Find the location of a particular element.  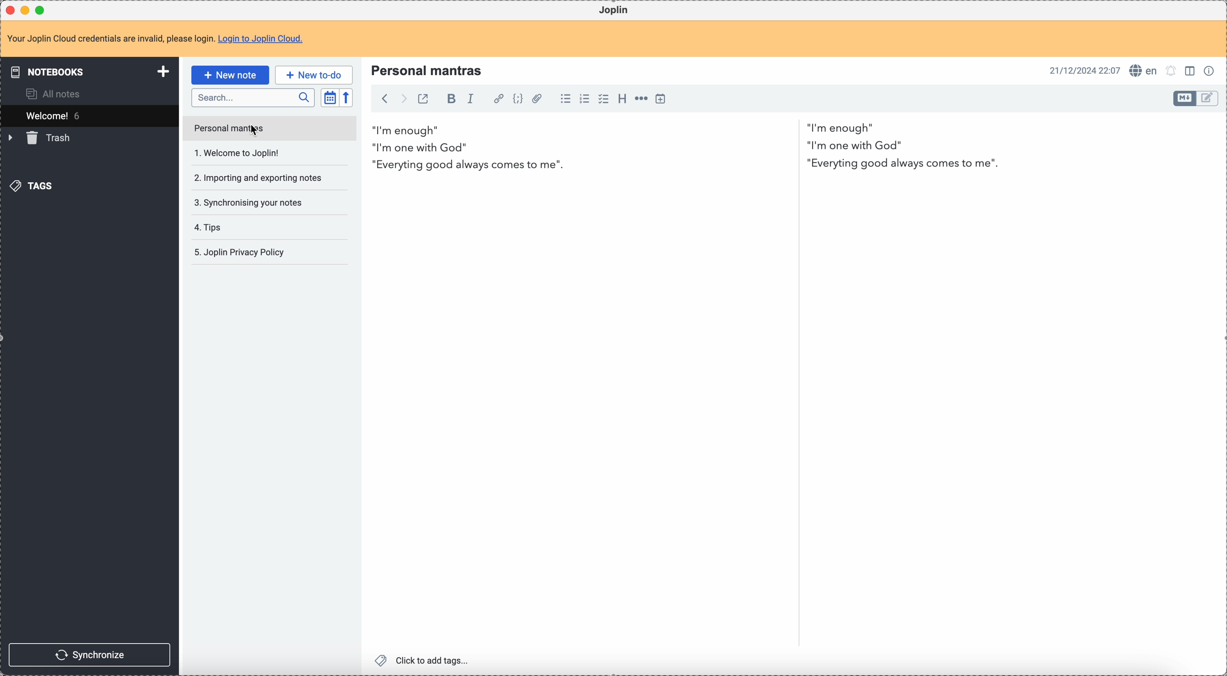

toggle sort order field is located at coordinates (328, 97).